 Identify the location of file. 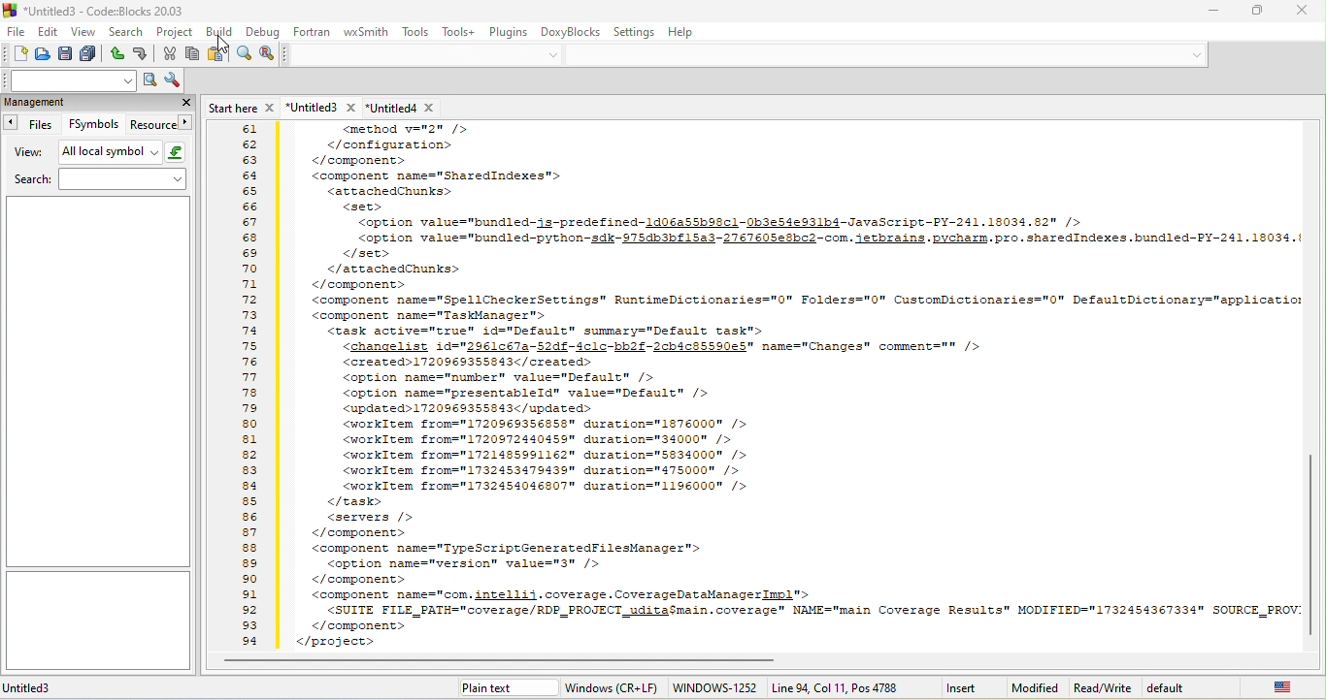
(14, 31).